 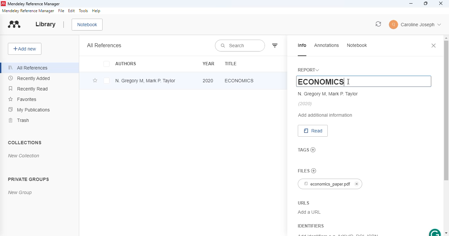 What do you see at coordinates (326, 115) in the screenshot?
I see `add additional information` at bounding box center [326, 115].